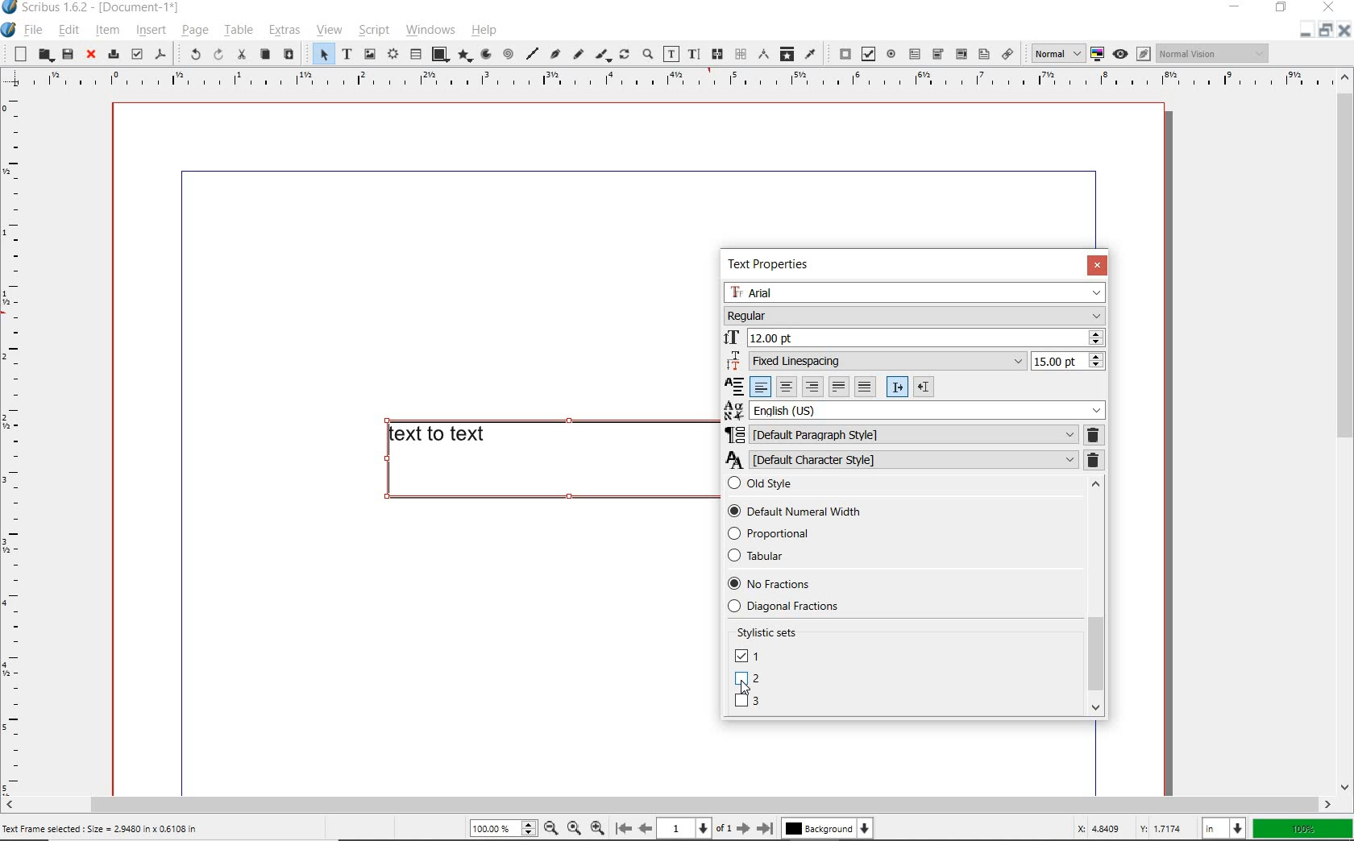  What do you see at coordinates (744, 688) in the screenshot?
I see `Cursor` at bounding box center [744, 688].